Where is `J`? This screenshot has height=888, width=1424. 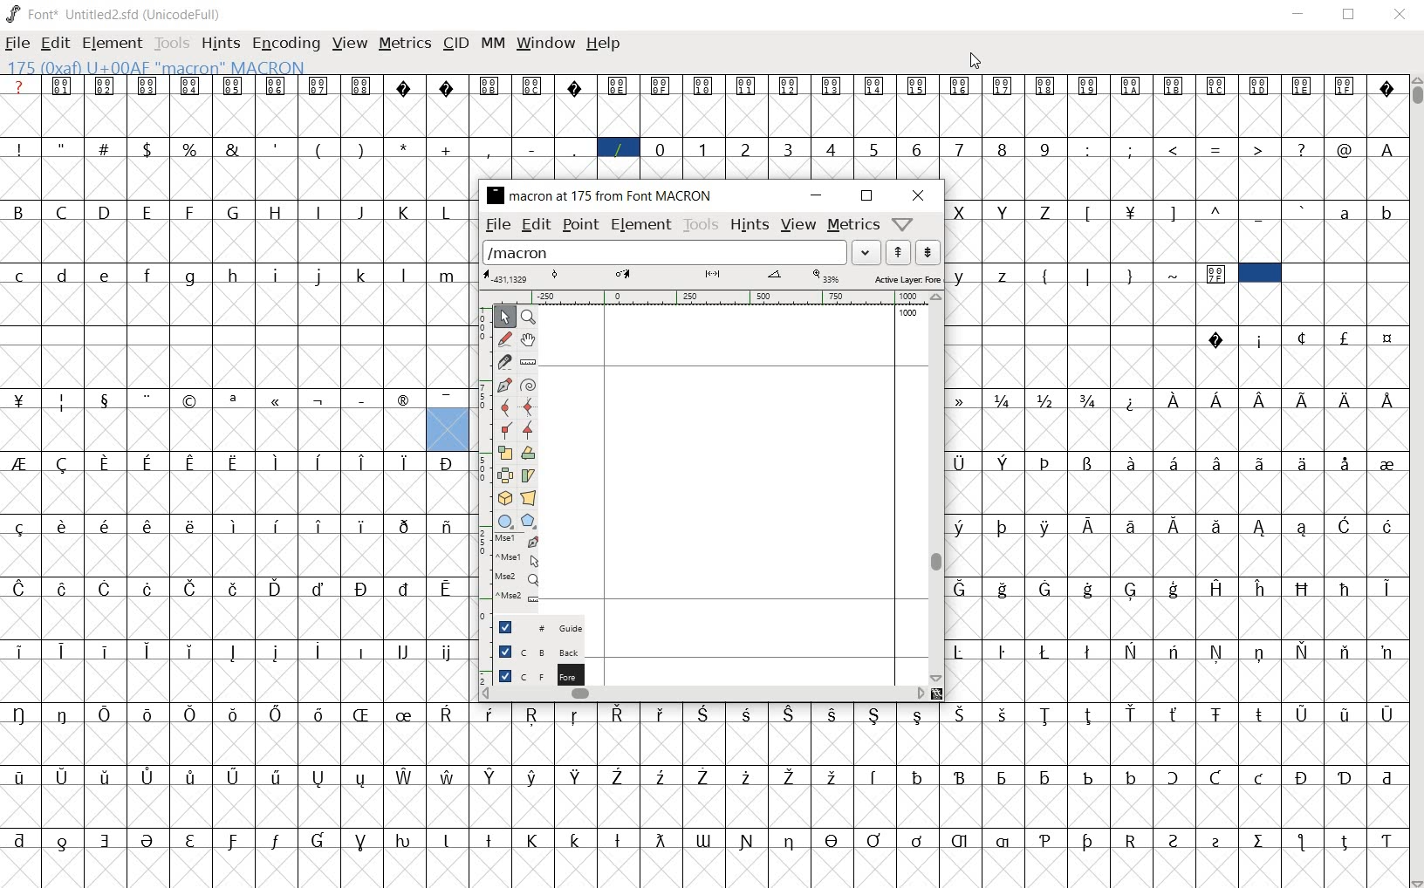
J is located at coordinates (362, 212).